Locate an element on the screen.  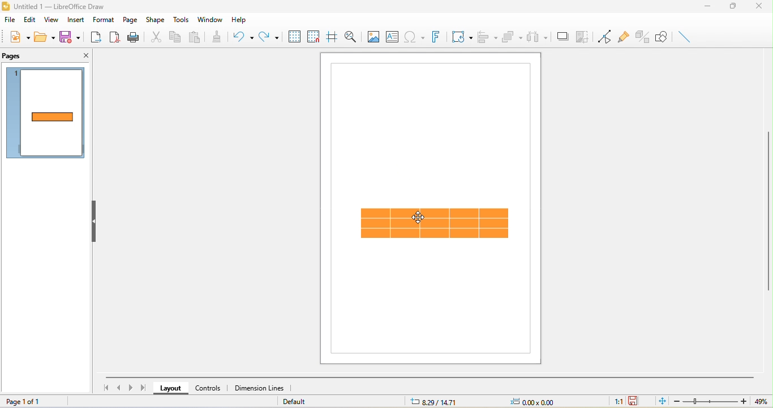
0.00x0.00 is located at coordinates (541, 402).